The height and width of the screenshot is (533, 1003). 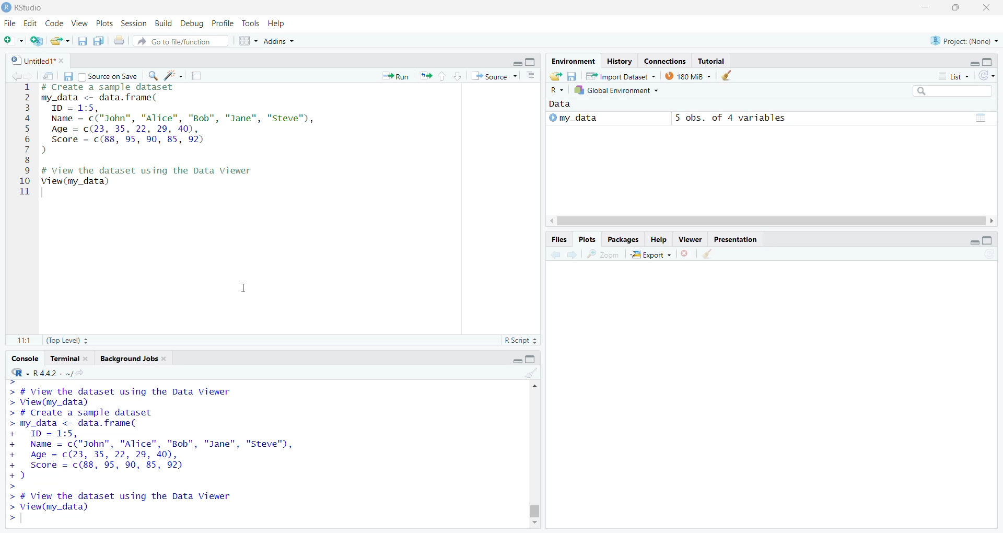 What do you see at coordinates (725, 77) in the screenshot?
I see `Clear objects from the workspace` at bounding box center [725, 77].